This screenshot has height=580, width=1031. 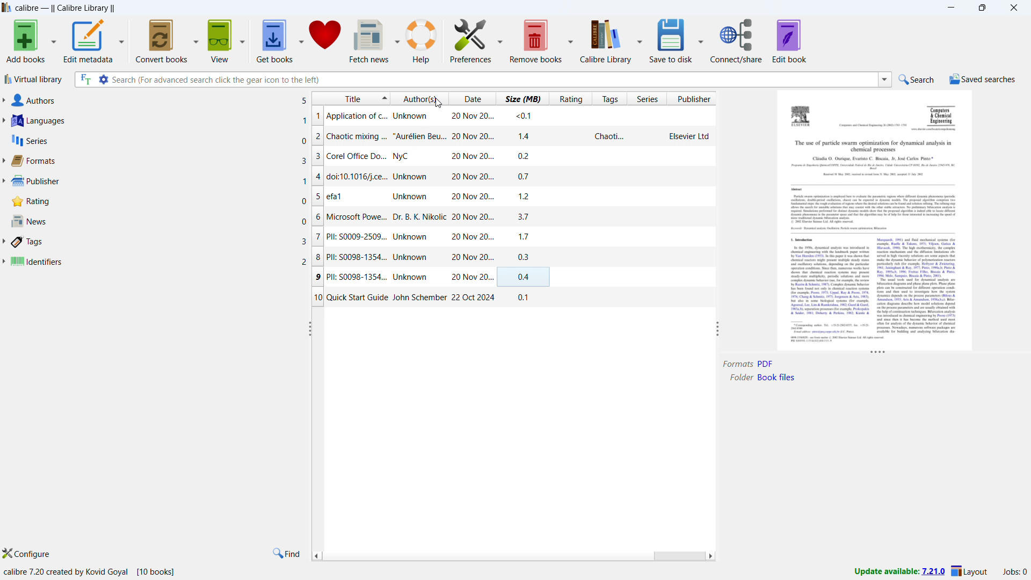 I want to click on search history, so click(x=885, y=79).